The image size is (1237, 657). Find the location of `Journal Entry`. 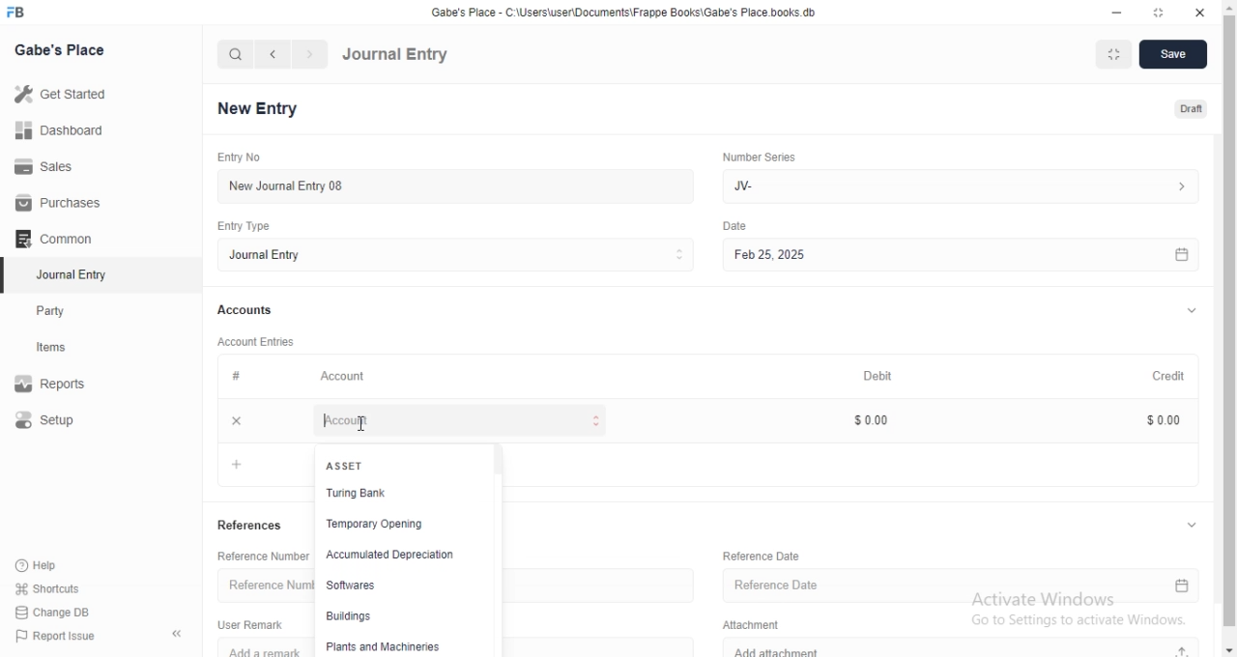

Journal Entry is located at coordinates (396, 55).